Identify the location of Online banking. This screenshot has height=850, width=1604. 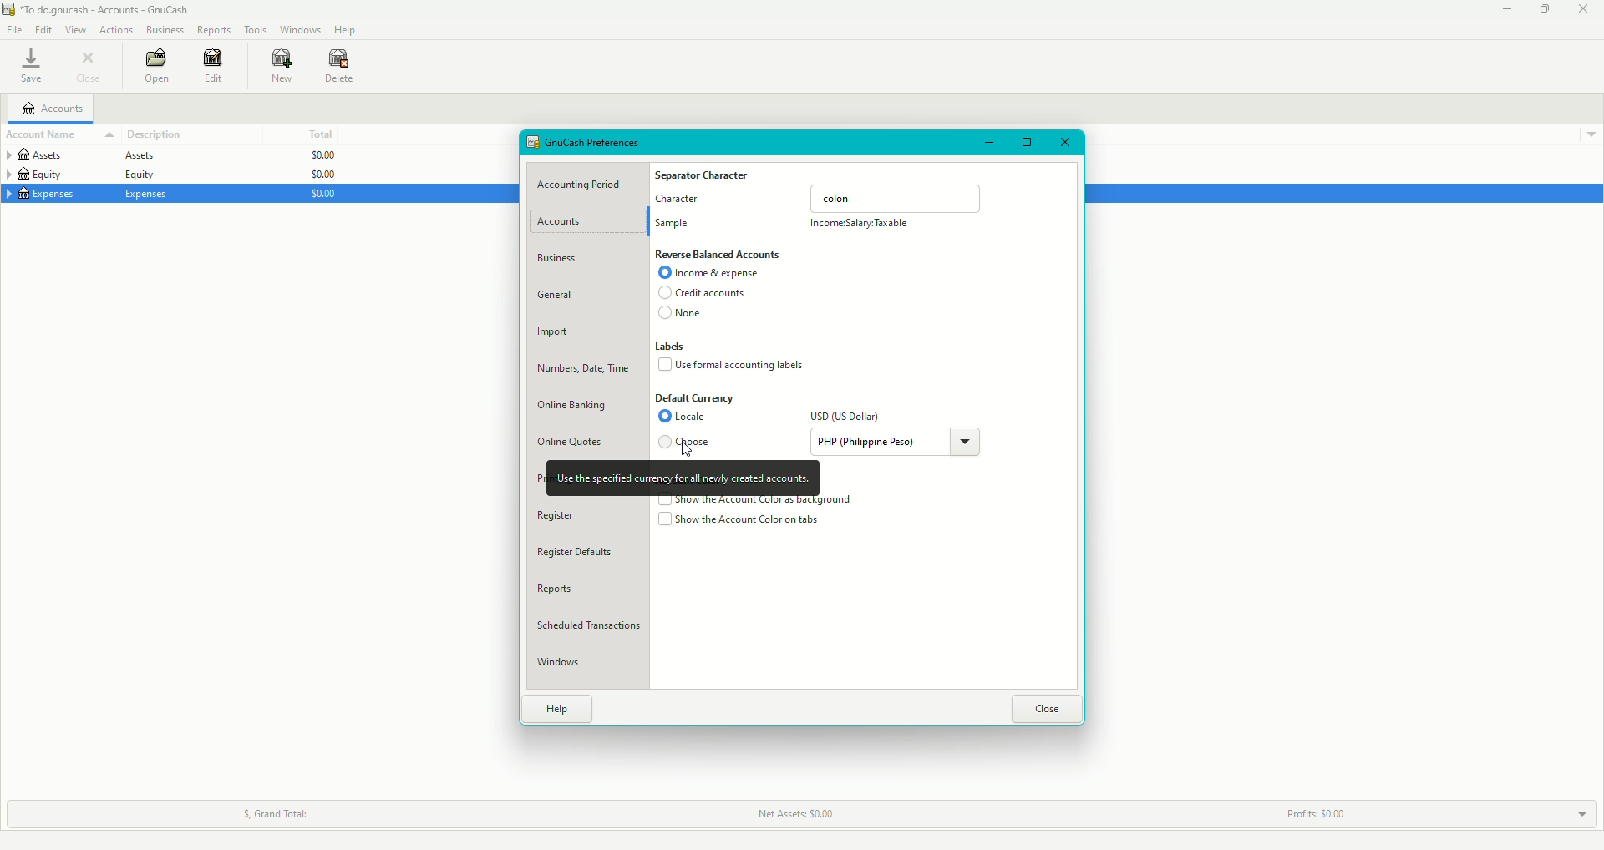
(573, 405).